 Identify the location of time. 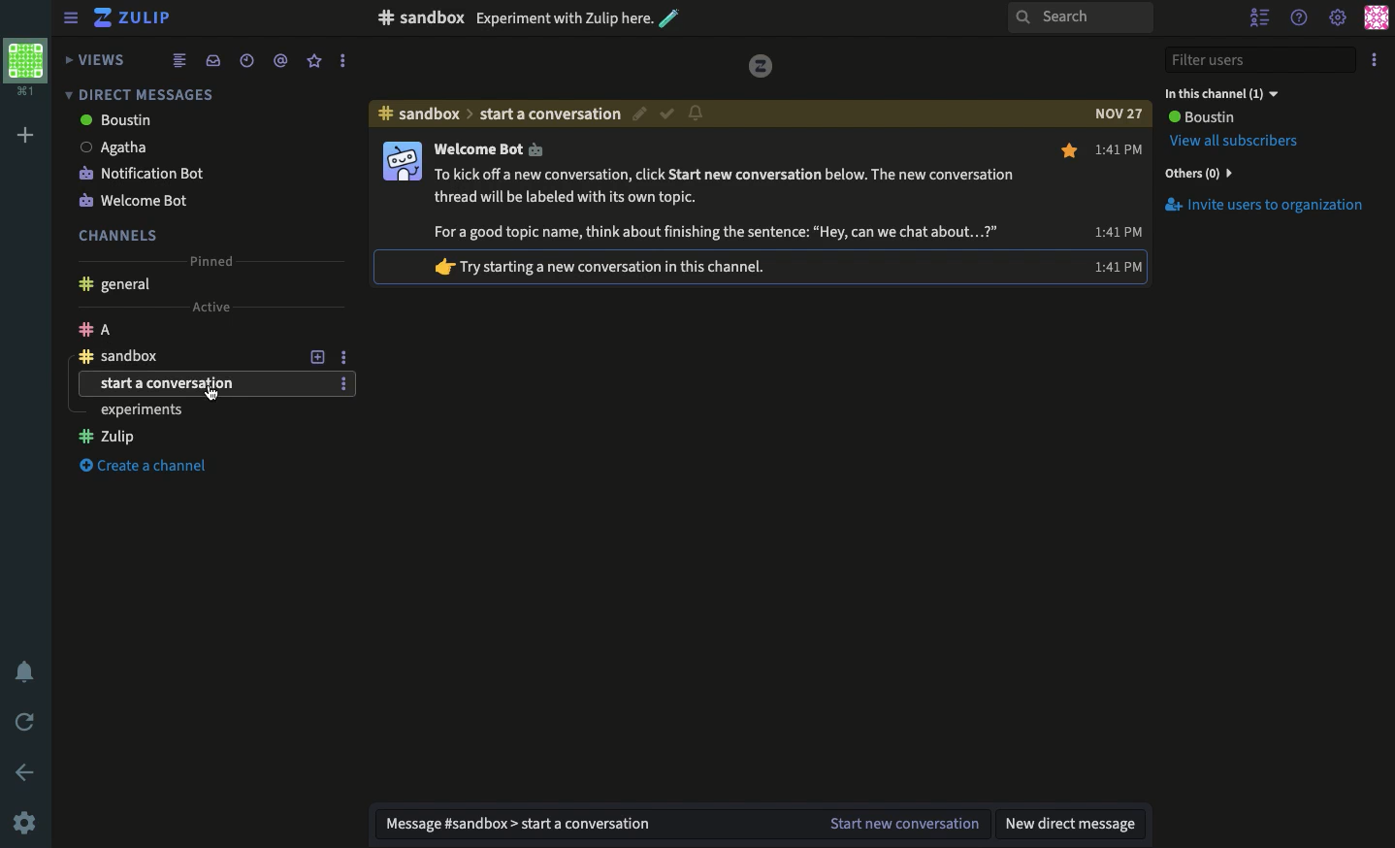
(1117, 230).